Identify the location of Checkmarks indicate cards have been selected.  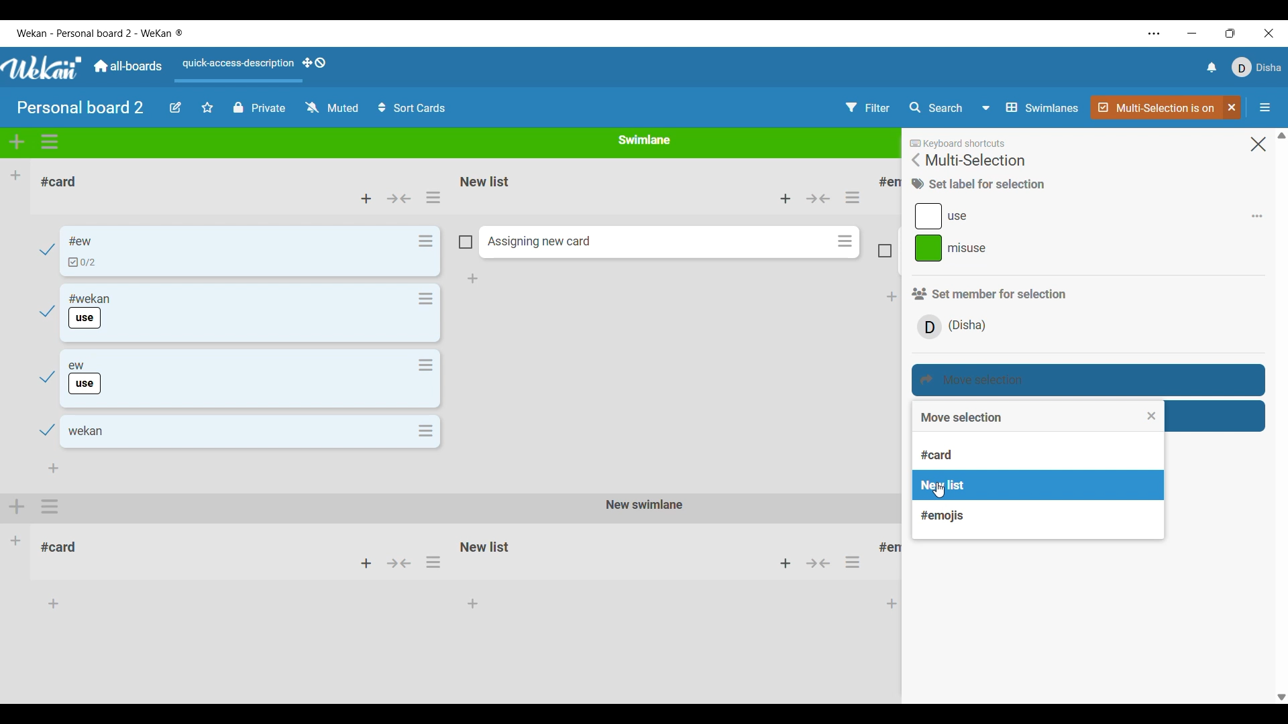
(43, 339).